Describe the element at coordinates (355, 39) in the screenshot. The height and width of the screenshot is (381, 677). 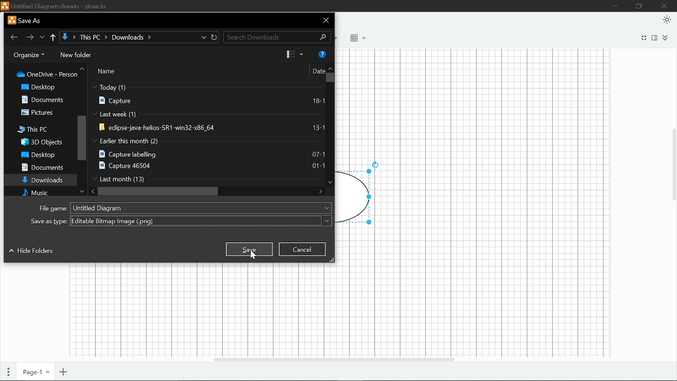
I see `Blocks` at that location.